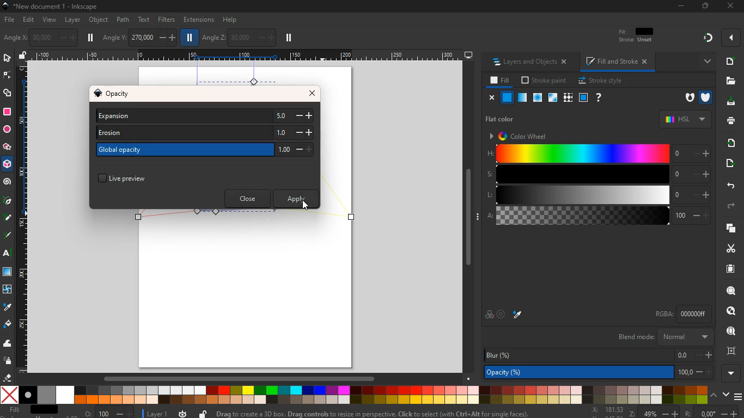  I want to click on help, so click(231, 19).